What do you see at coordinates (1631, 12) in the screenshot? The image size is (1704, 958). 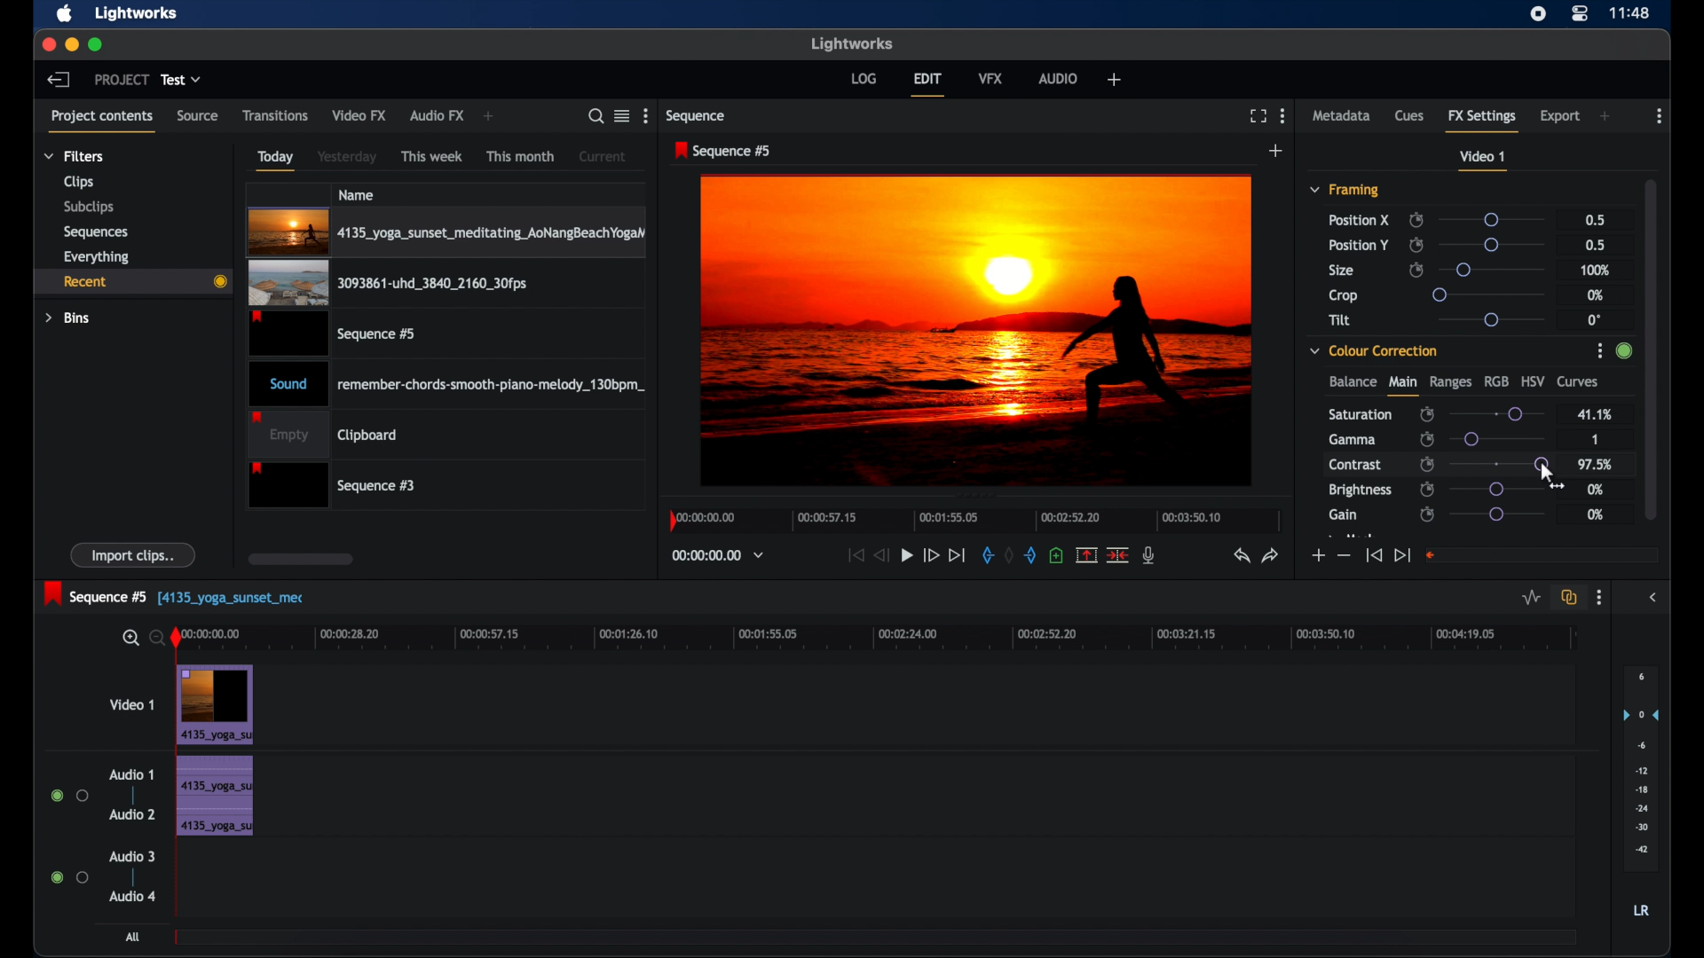 I see `time` at bounding box center [1631, 12].